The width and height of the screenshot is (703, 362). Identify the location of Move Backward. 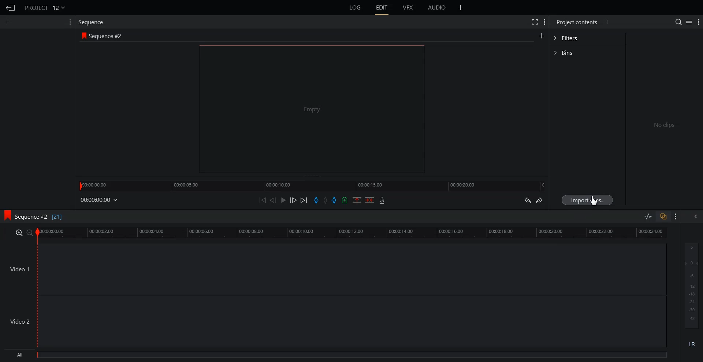
(263, 200).